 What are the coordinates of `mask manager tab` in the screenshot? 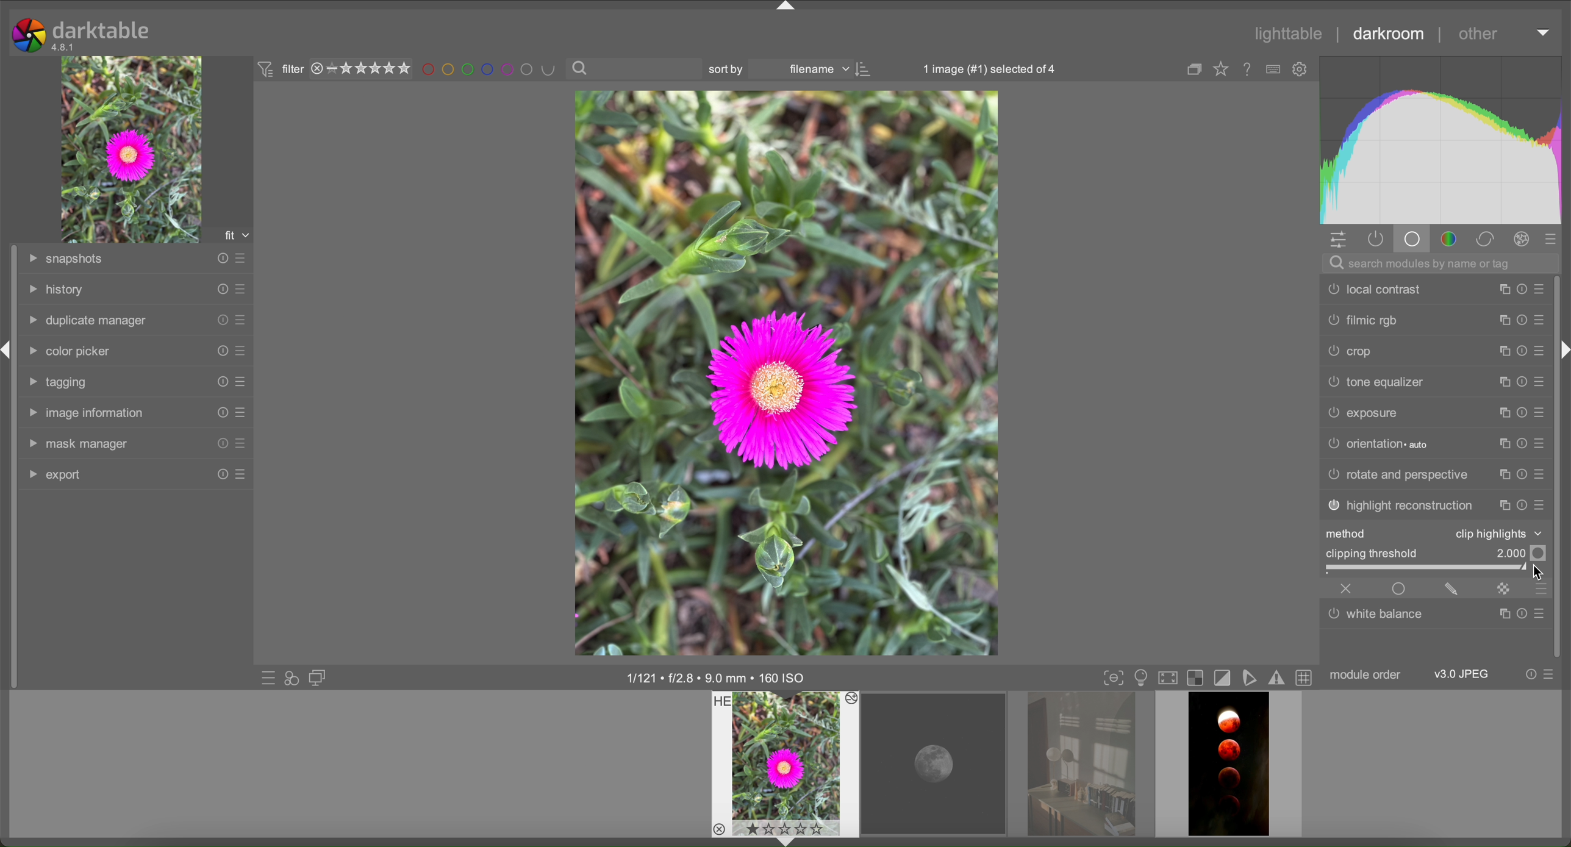 It's located at (78, 444).